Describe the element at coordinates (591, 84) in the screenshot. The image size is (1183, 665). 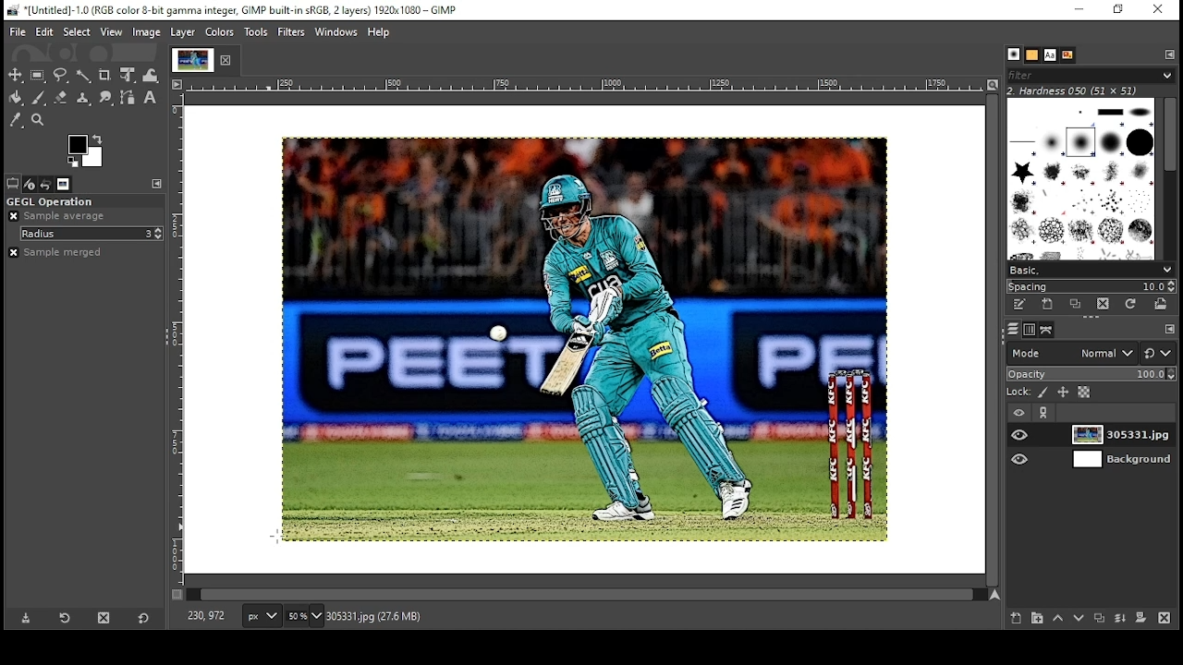
I see `horizontal scale` at that location.